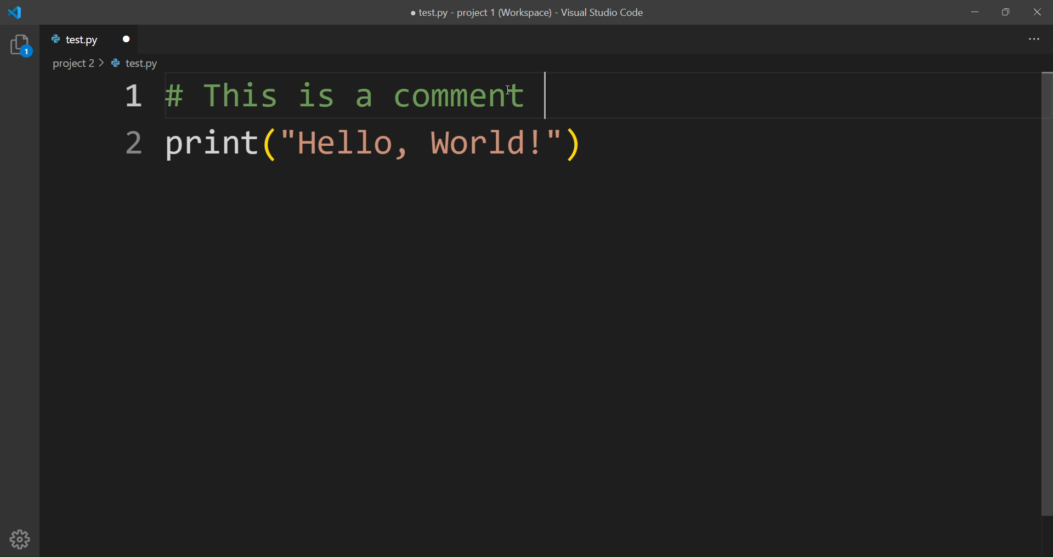 The height and width of the screenshot is (557, 1053). Describe the element at coordinates (973, 12) in the screenshot. I see `minimize` at that location.